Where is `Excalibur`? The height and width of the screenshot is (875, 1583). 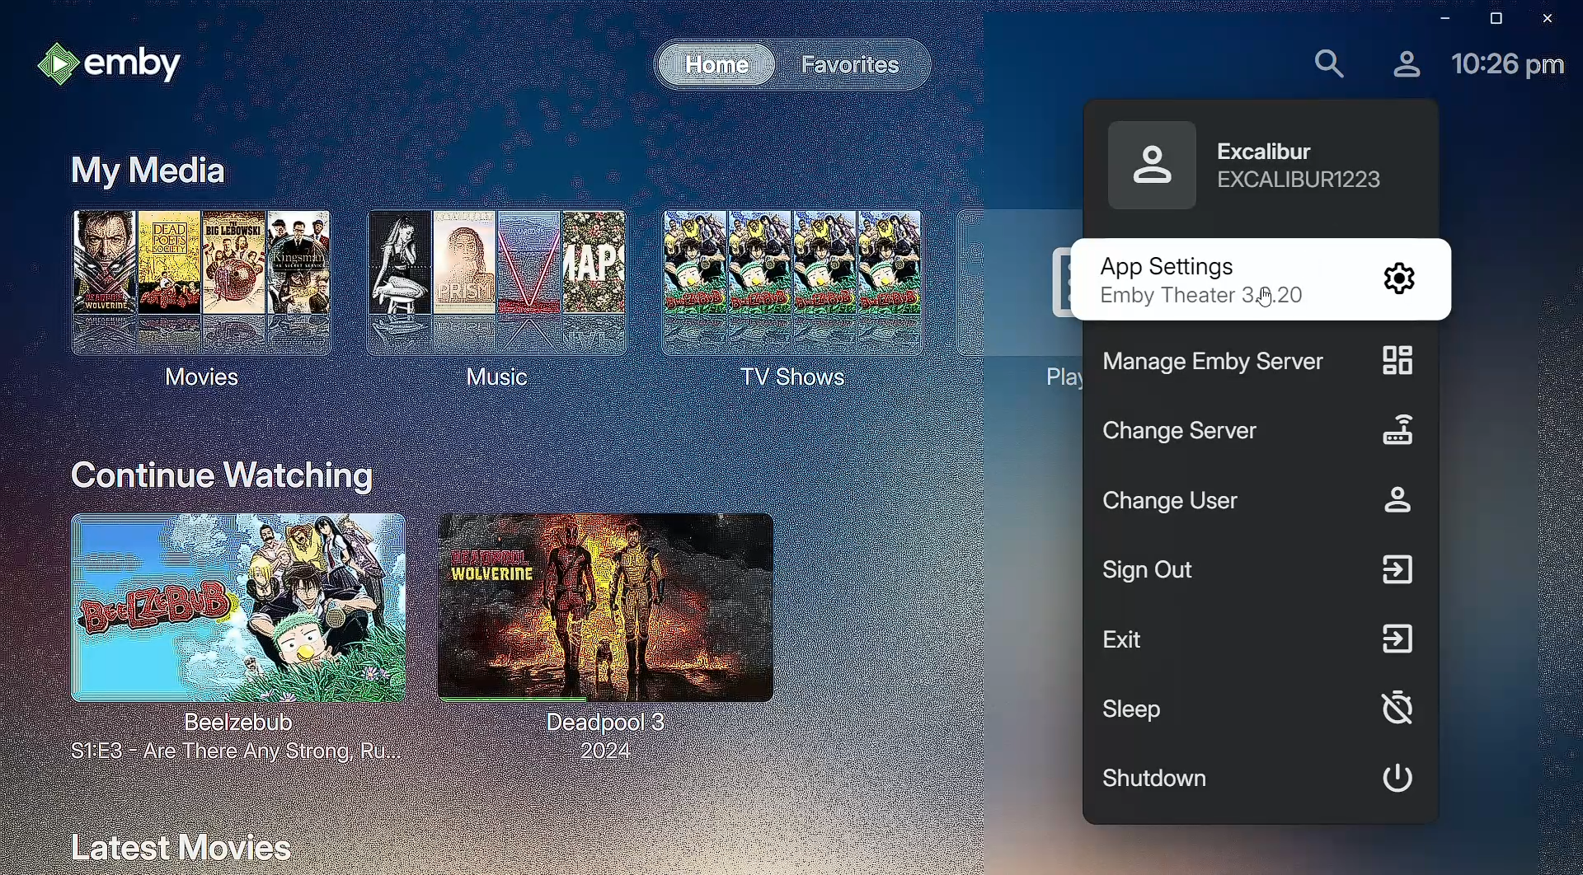
Excalibur is located at coordinates (1247, 171).